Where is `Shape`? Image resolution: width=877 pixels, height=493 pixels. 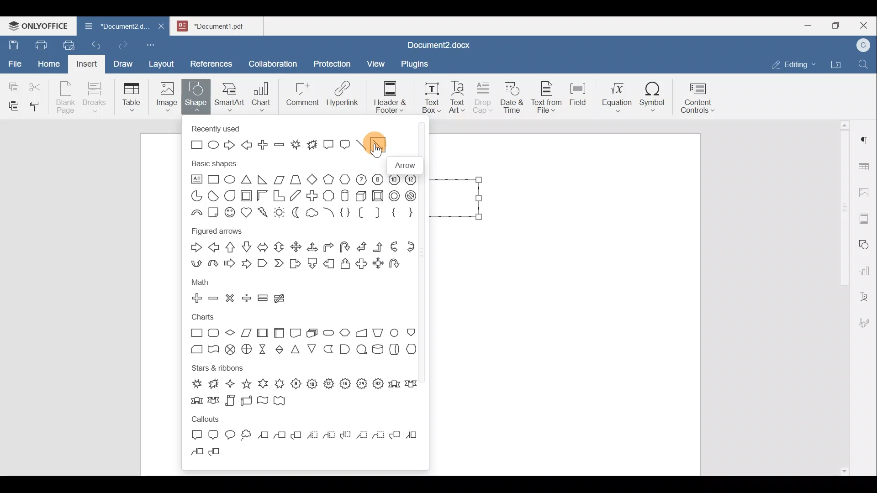 Shape is located at coordinates (197, 92).